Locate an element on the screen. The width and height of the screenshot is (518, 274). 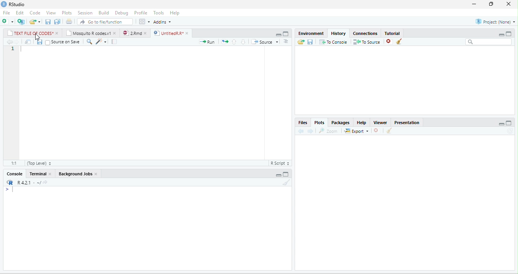
options is located at coordinates (286, 41).